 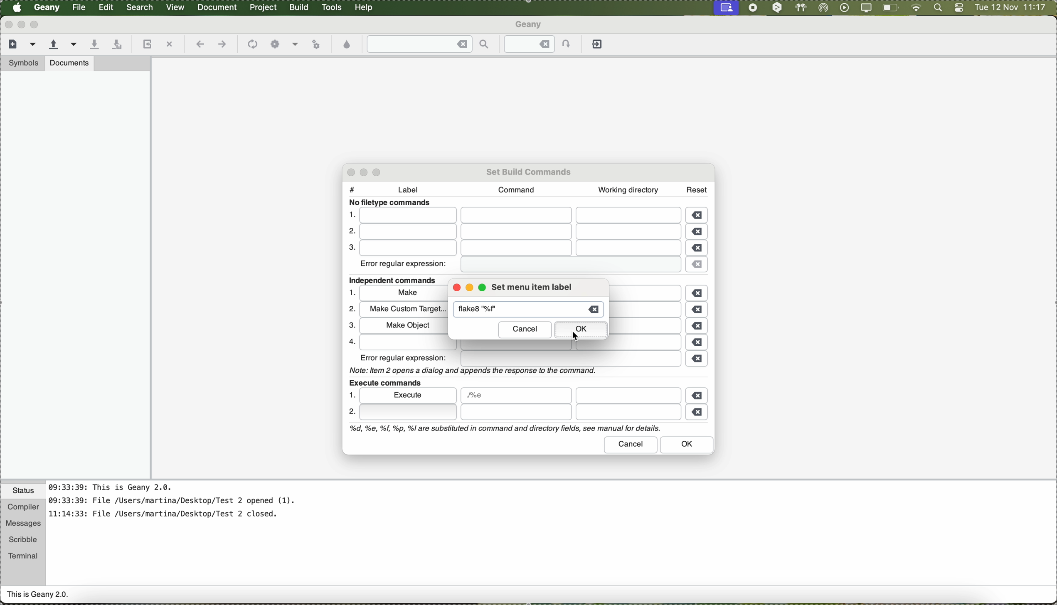 What do you see at coordinates (581, 331) in the screenshot?
I see `click on OK button` at bounding box center [581, 331].